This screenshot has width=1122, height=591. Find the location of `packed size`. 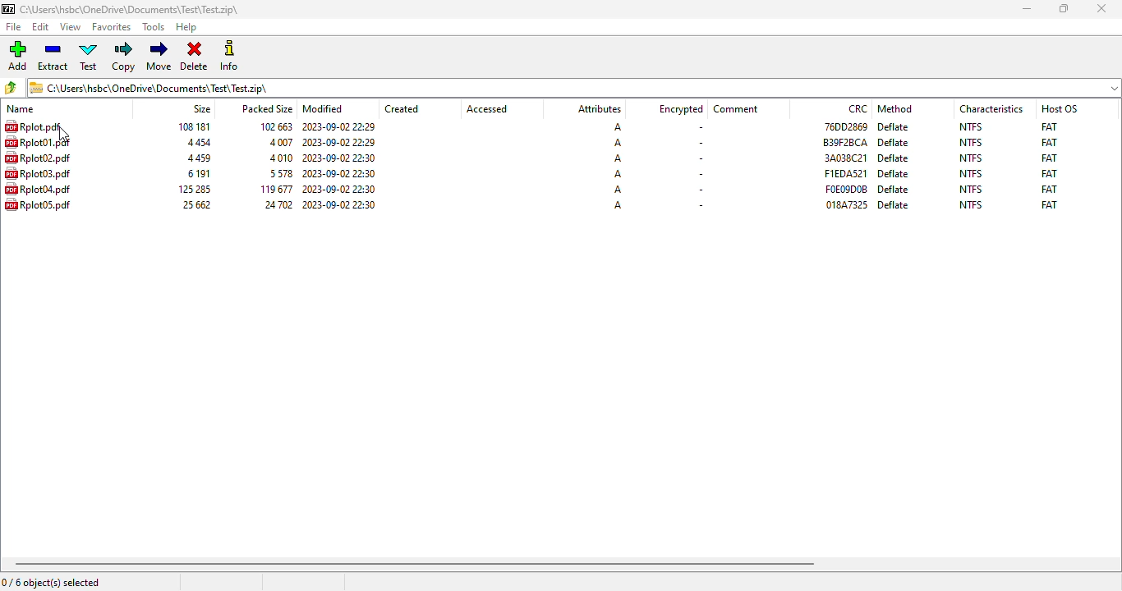

packed size is located at coordinates (274, 189).